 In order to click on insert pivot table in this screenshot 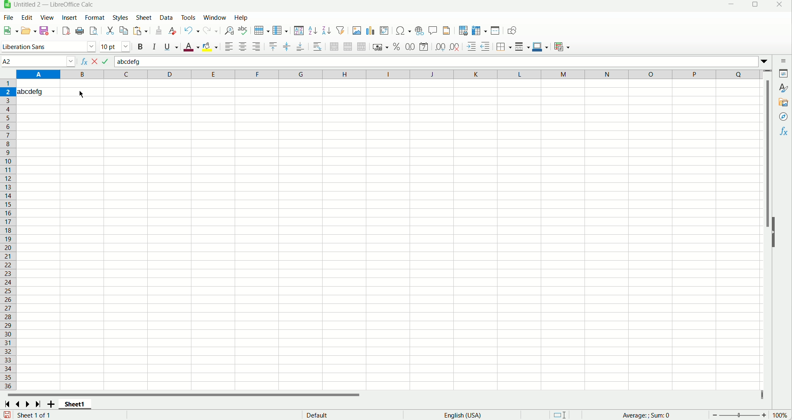, I will do `click(383, 30)`.